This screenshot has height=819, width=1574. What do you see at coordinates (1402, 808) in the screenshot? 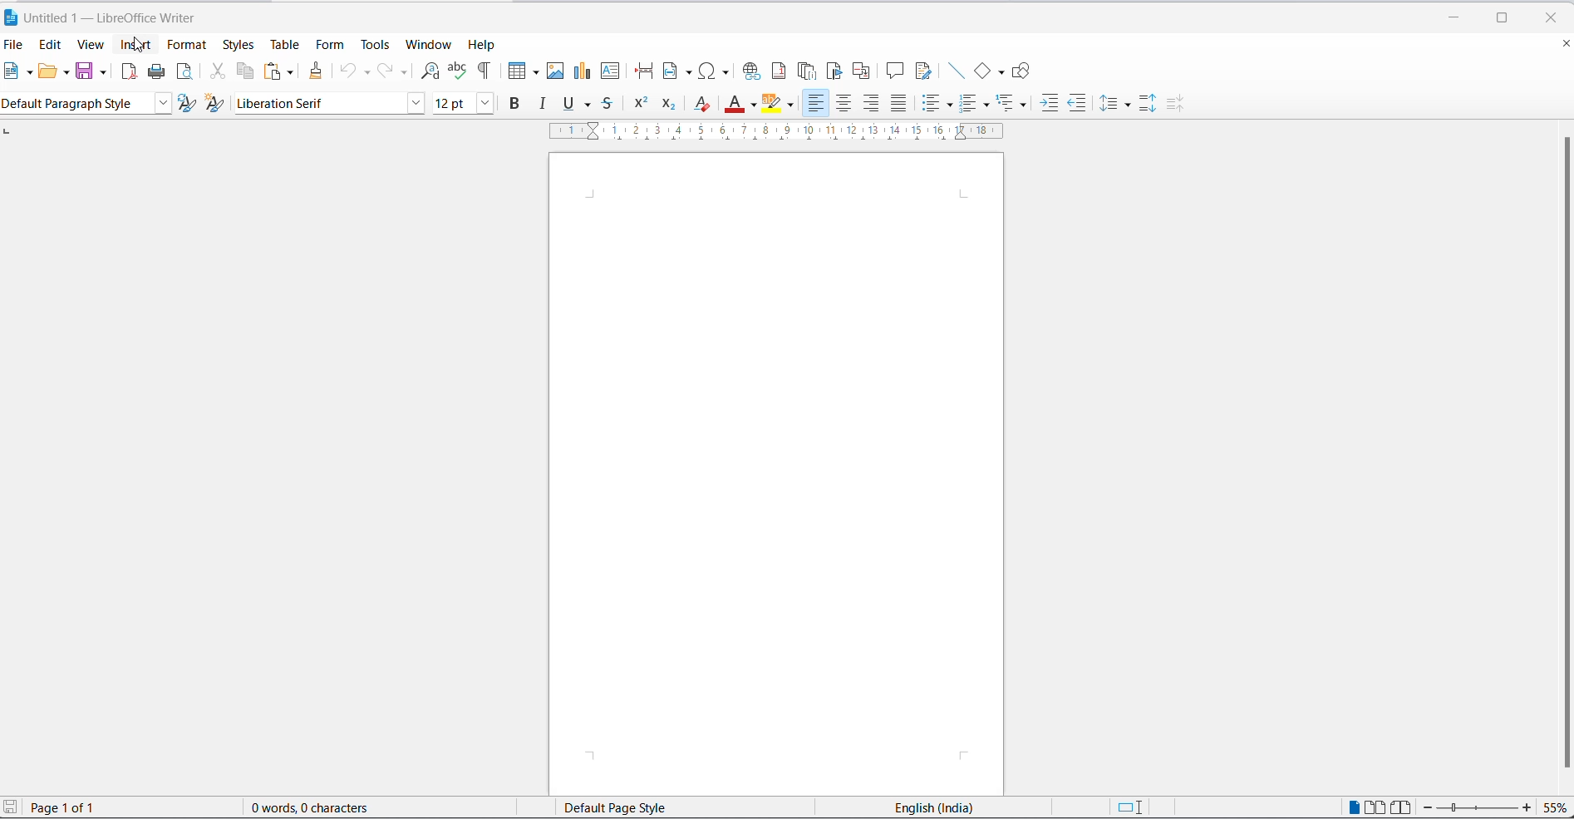
I see `book view` at bounding box center [1402, 808].